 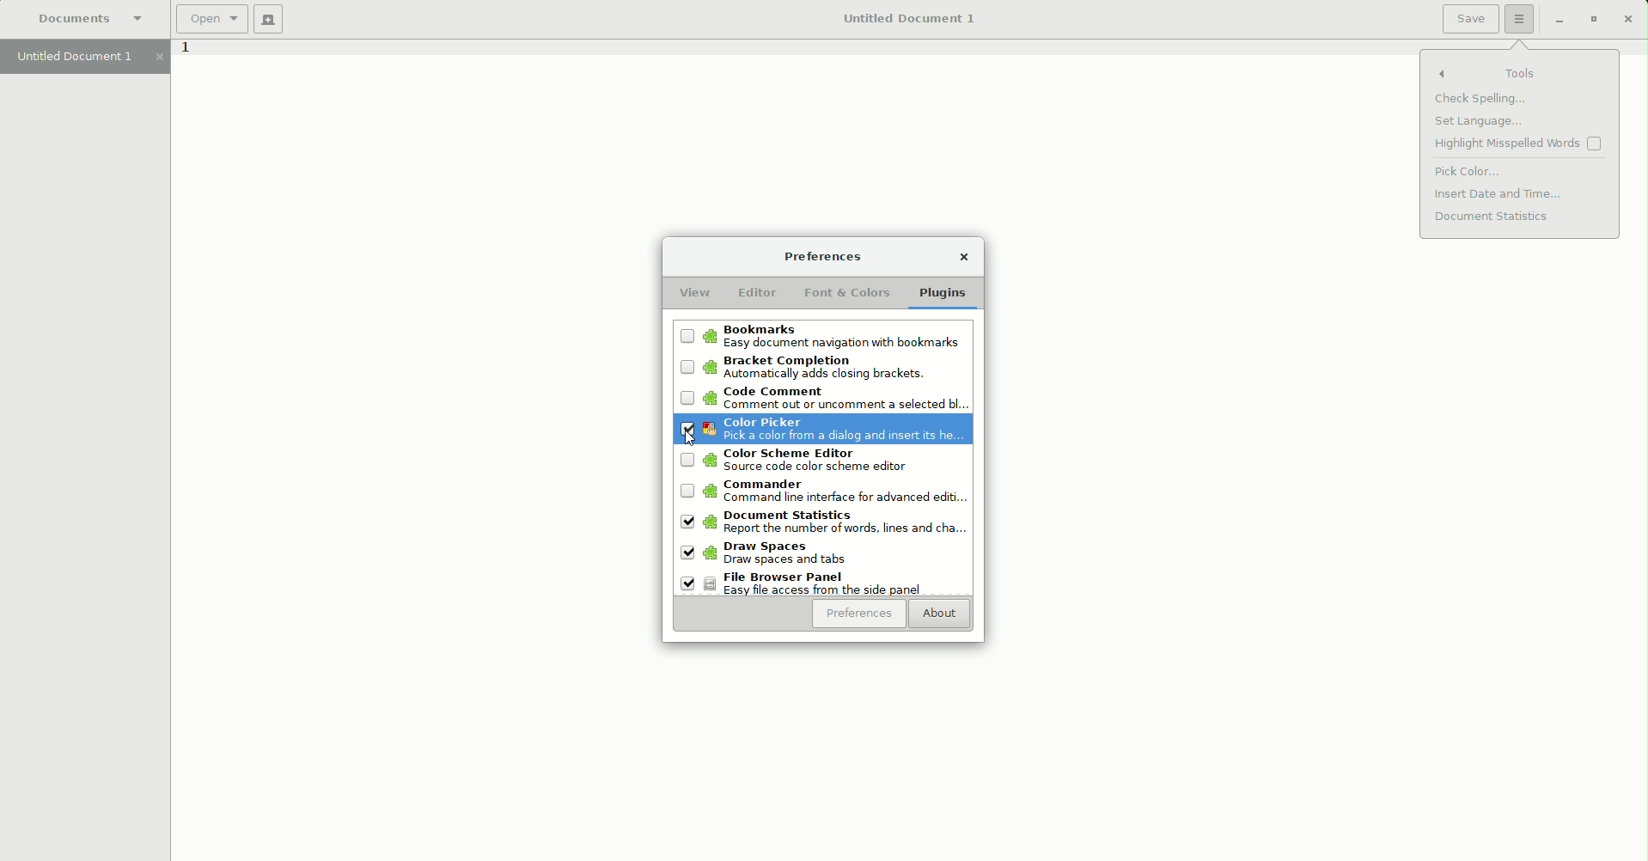 What do you see at coordinates (1522, 73) in the screenshot?
I see `Tools` at bounding box center [1522, 73].